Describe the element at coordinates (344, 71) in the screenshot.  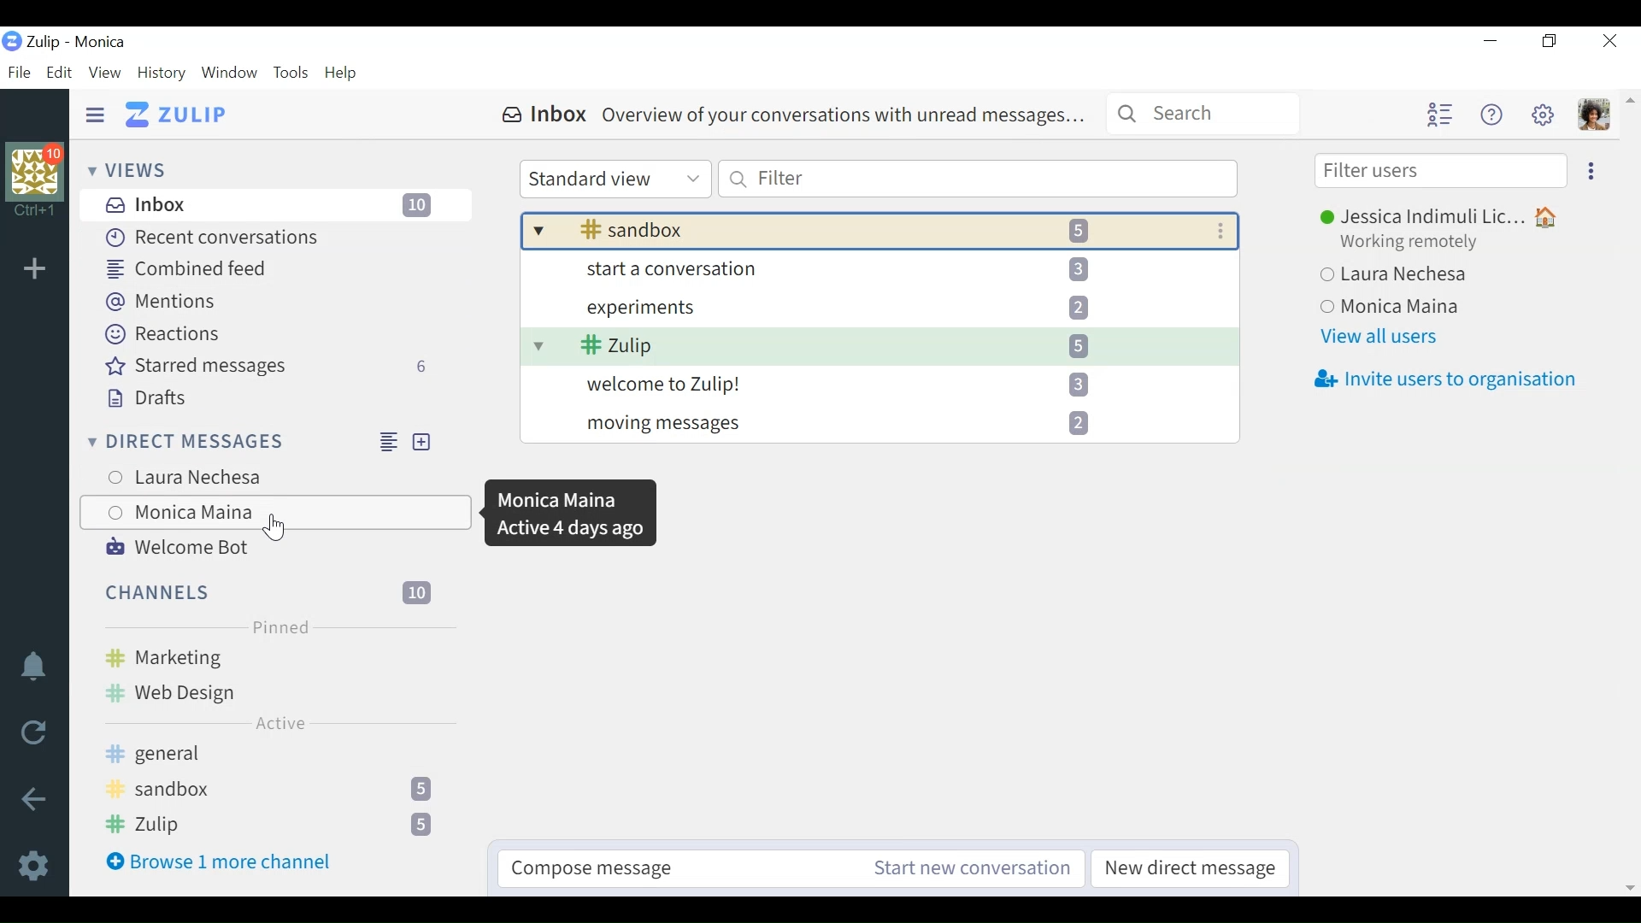
I see `Help` at that location.